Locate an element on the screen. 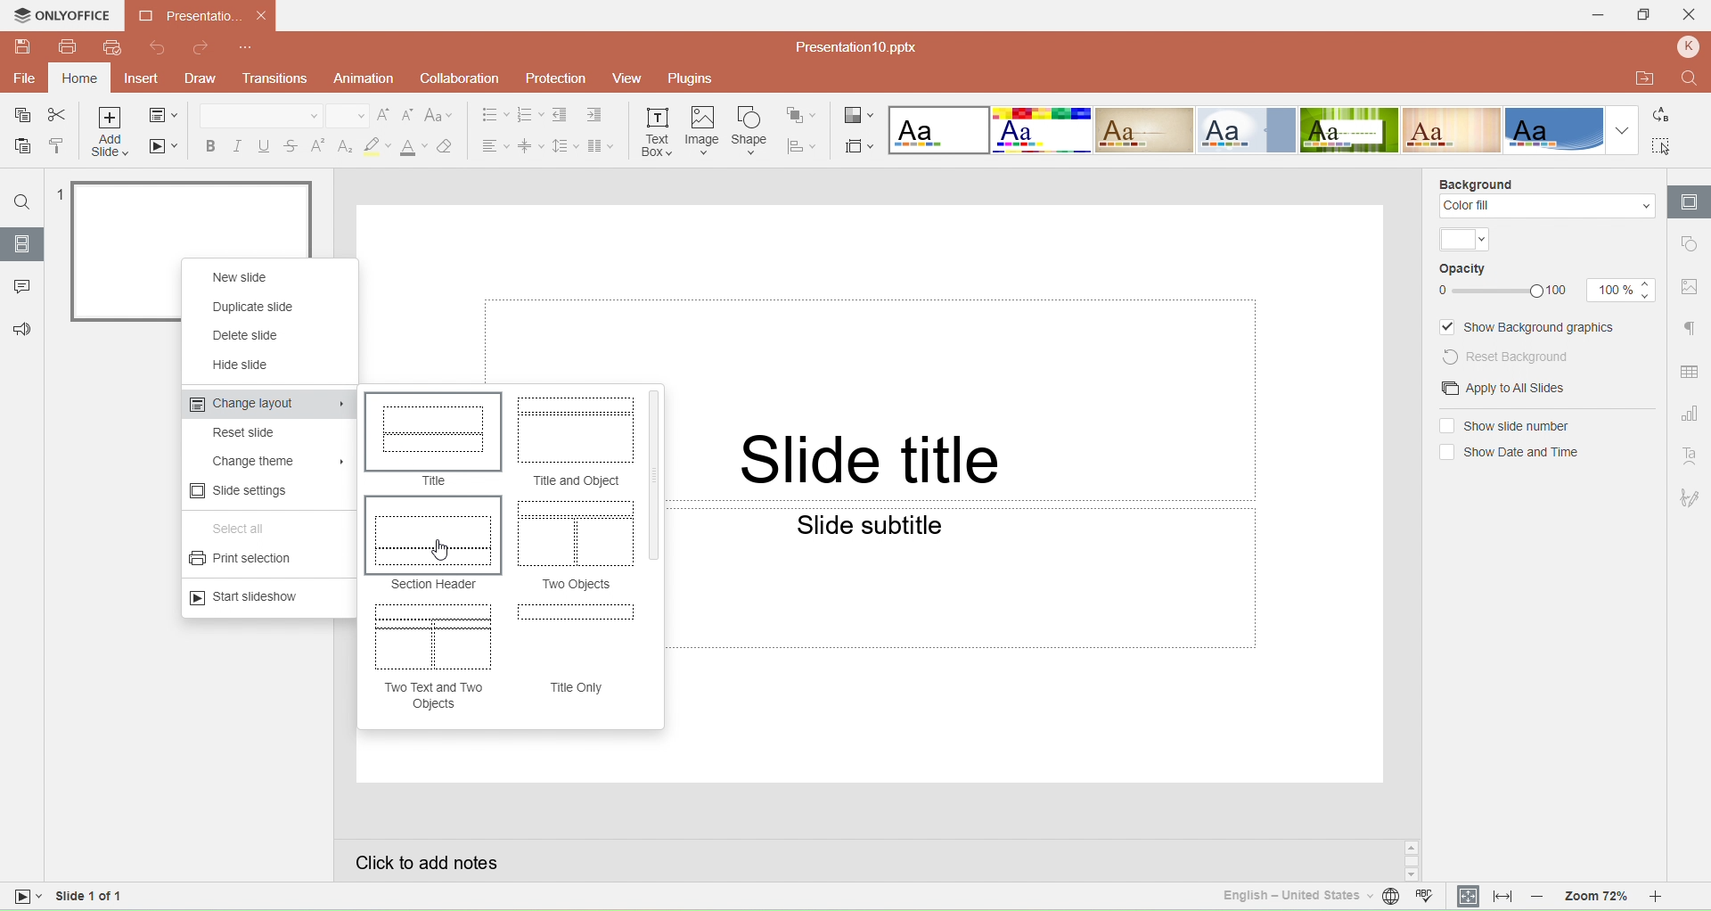 This screenshot has height=911, width=1711. Opacity is located at coordinates (1464, 270).